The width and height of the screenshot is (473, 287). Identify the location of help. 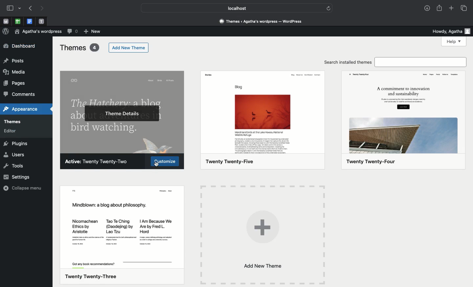
(454, 41).